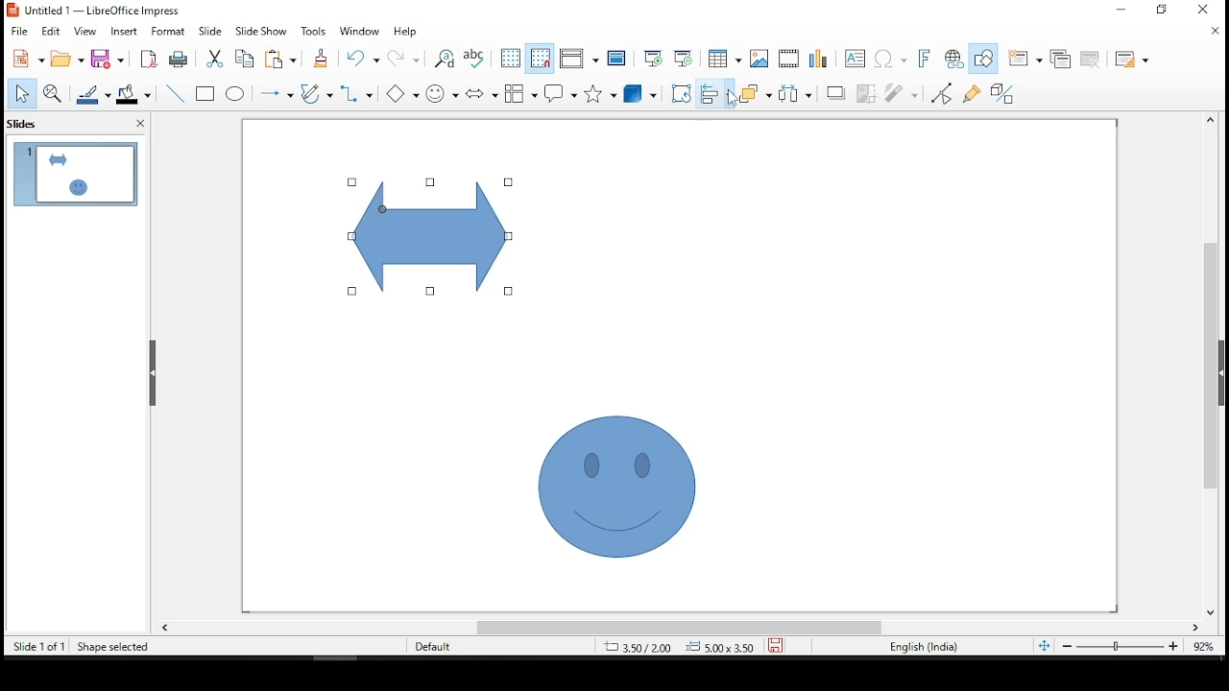 This screenshot has width=1229, height=691. Describe the element at coordinates (1217, 366) in the screenshot. I see `scroll bar` at that location.